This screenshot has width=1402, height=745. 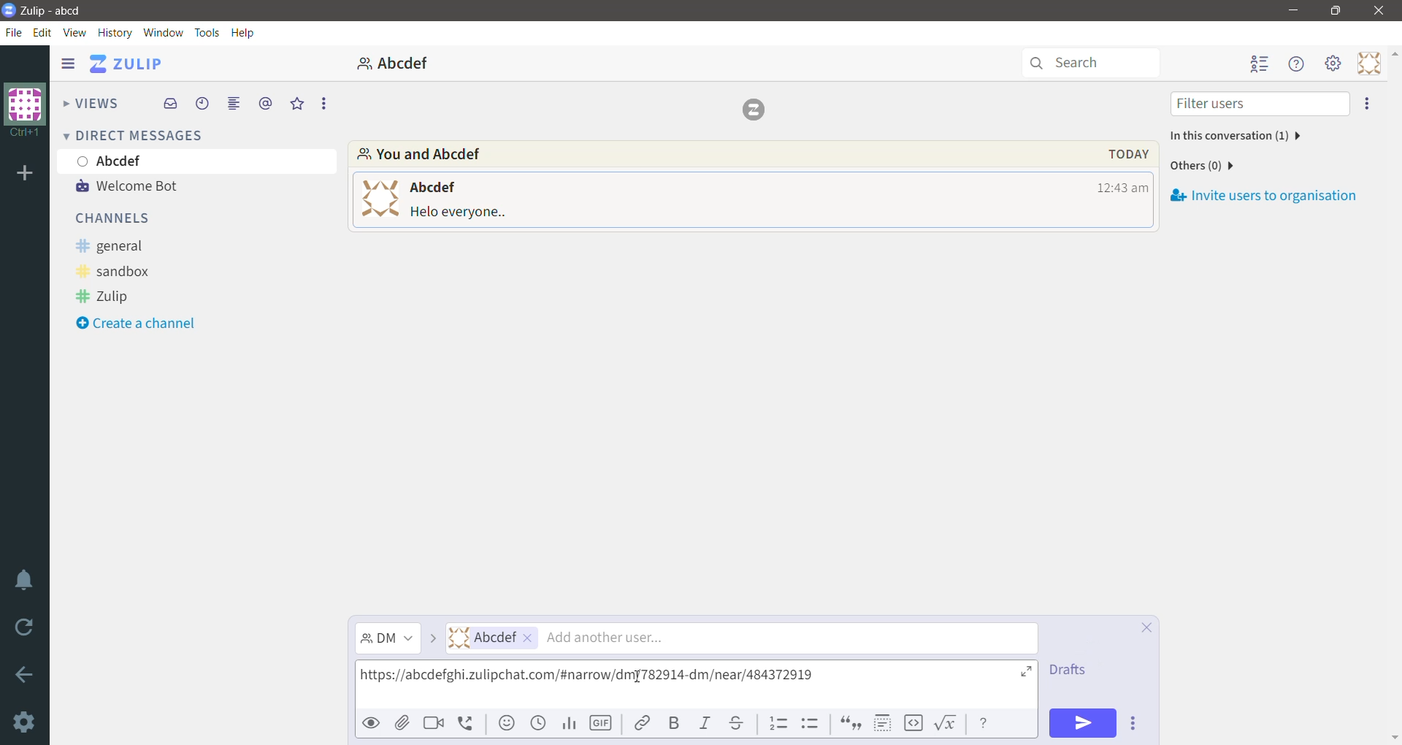 I want to click on Cancel compose and save draft, so click(x=1143, y=627).